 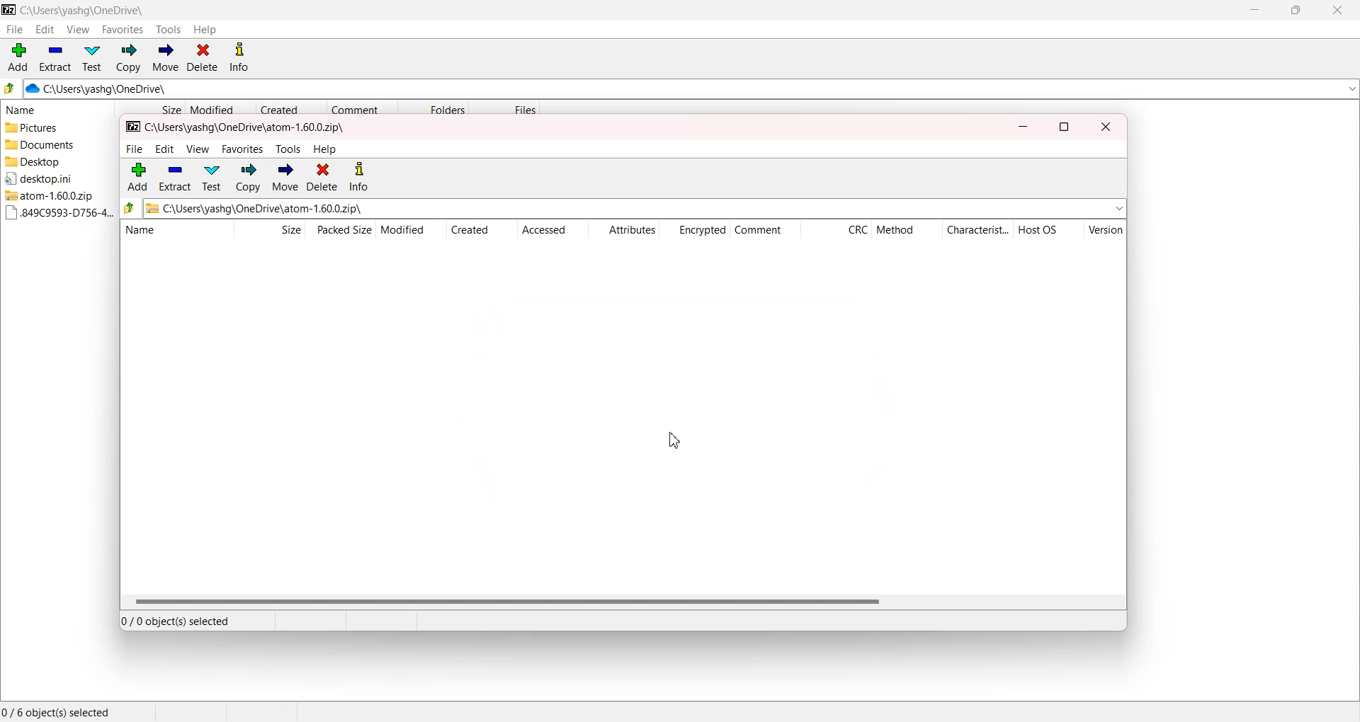 I want to click on test, so click(x=211, y=178).